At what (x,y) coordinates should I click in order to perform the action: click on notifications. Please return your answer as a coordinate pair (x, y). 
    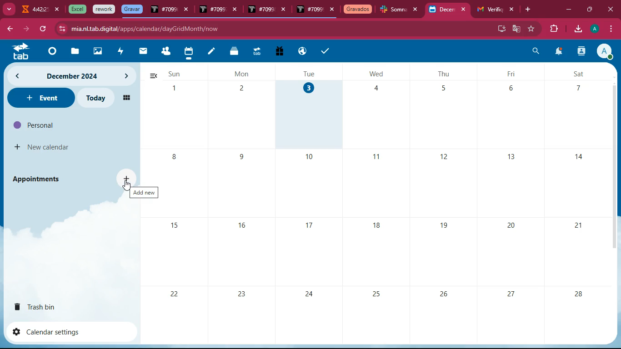
    Looking at the image, I should click on (558, 53).